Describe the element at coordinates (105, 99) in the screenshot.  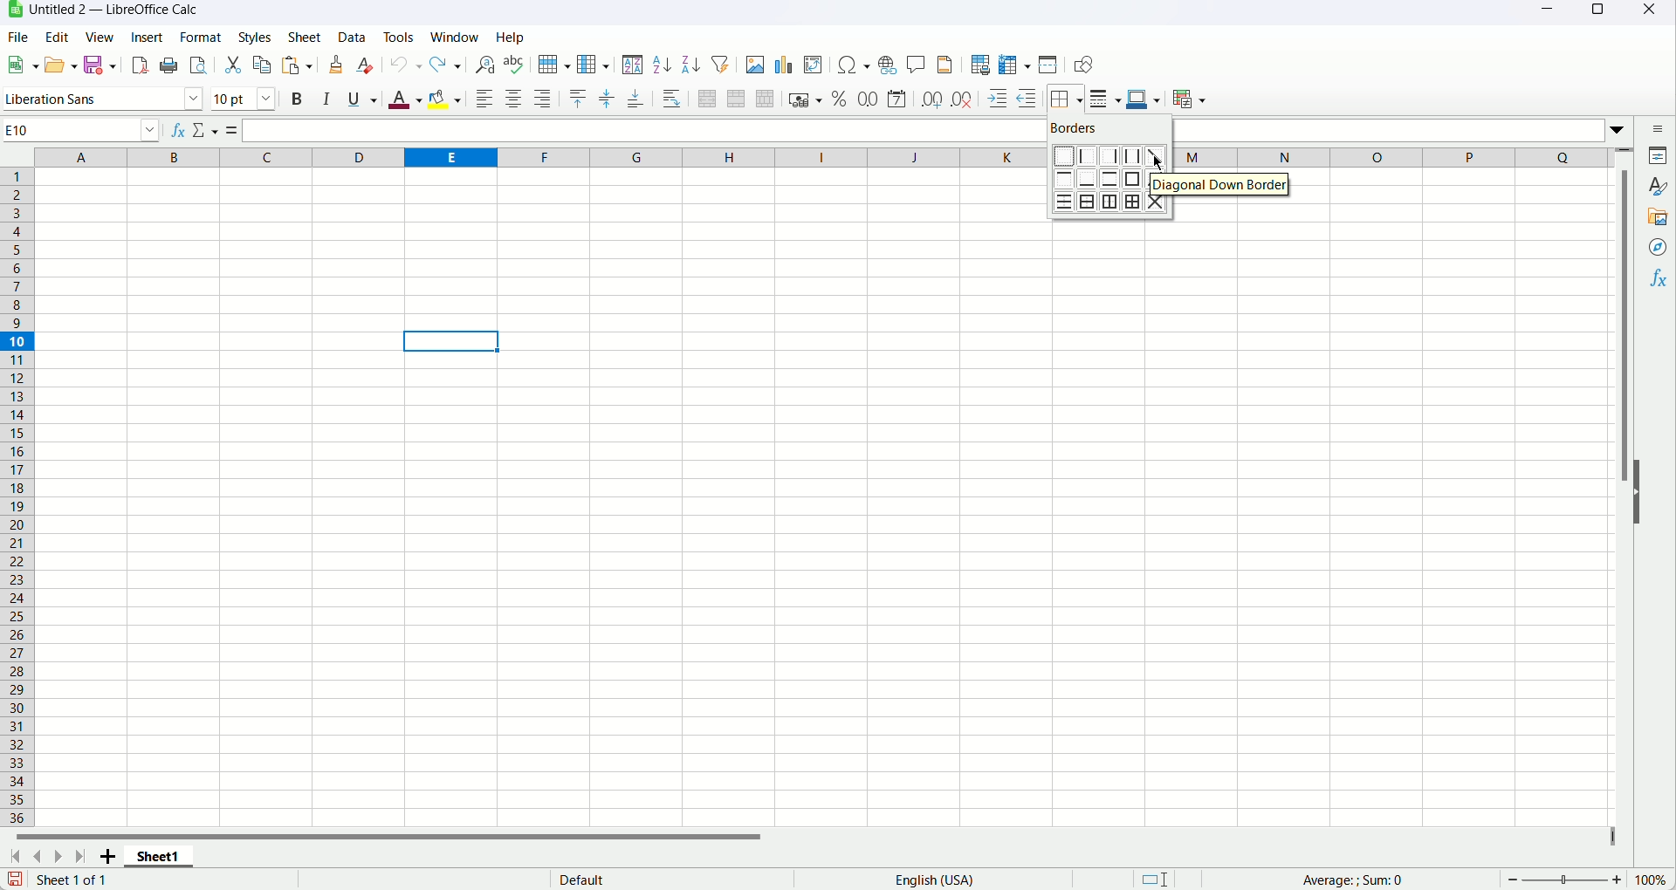
I see `Font name` at that location.